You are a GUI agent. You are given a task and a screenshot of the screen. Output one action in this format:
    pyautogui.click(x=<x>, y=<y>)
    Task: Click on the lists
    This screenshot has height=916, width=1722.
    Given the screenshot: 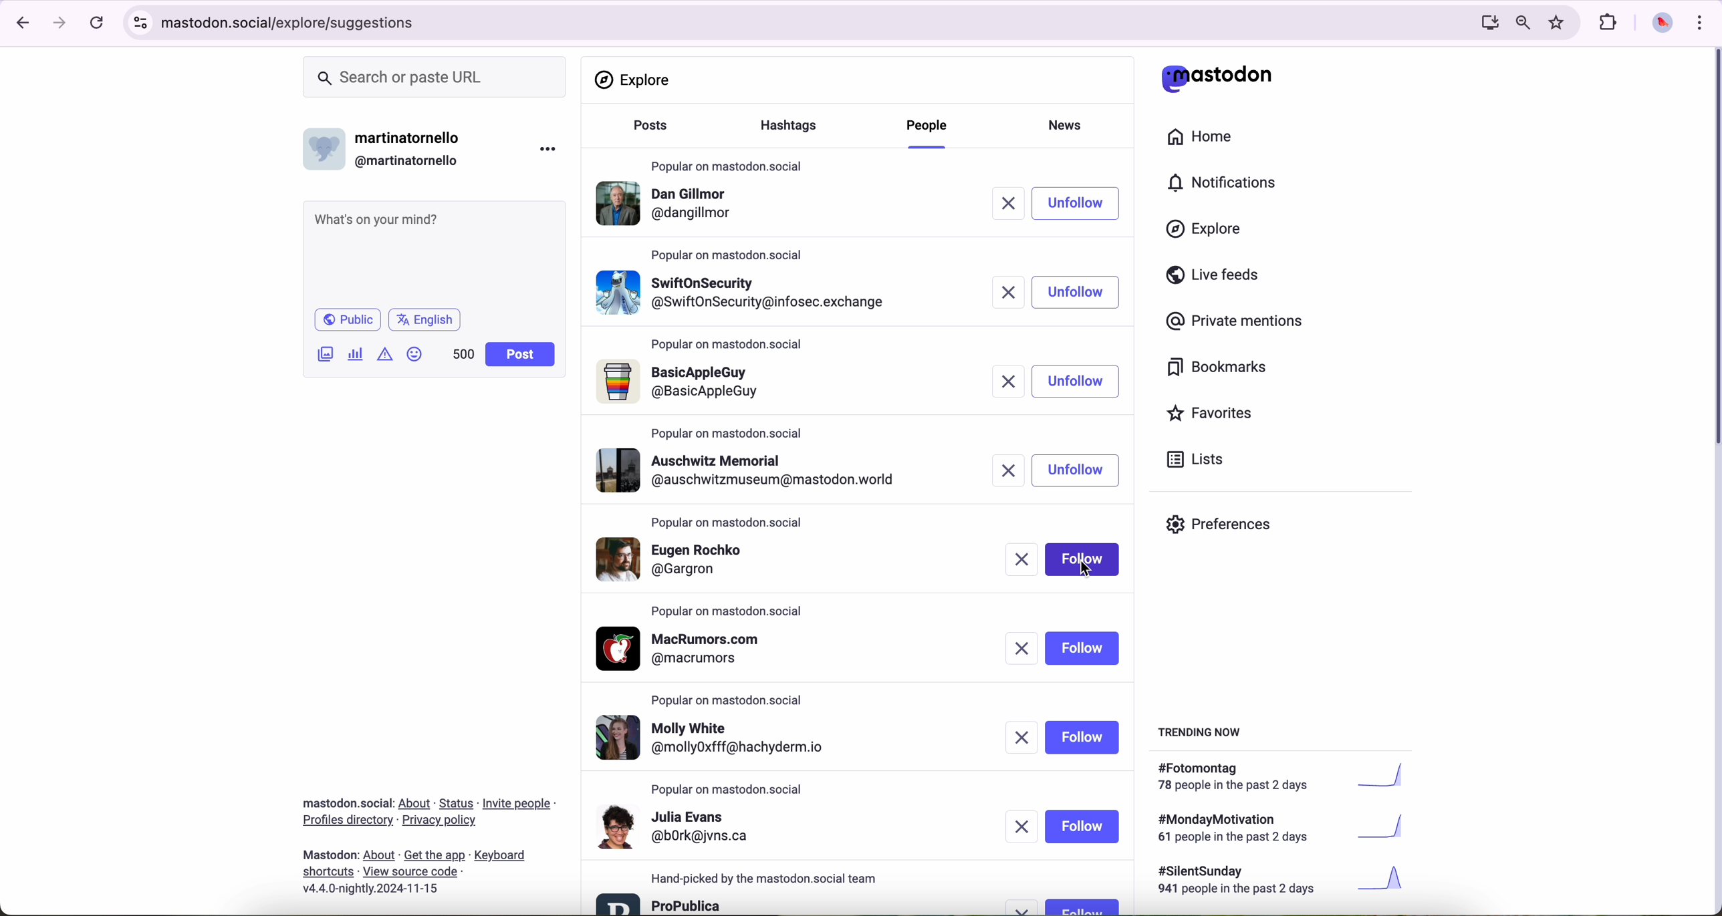 What is the action you would take?
    pyautogui.click(x=1190, y=459)
    